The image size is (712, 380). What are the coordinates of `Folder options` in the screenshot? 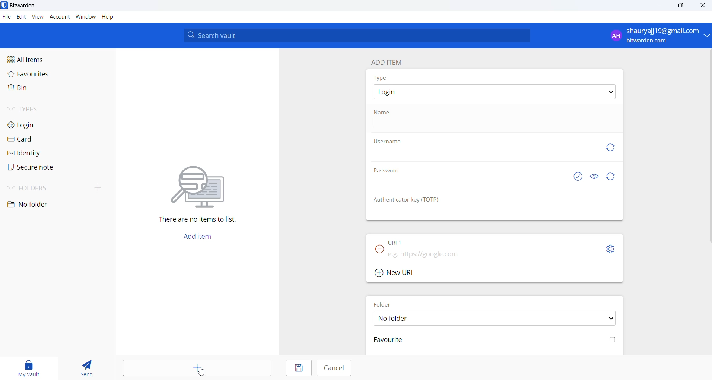 It's located at (495, 318).